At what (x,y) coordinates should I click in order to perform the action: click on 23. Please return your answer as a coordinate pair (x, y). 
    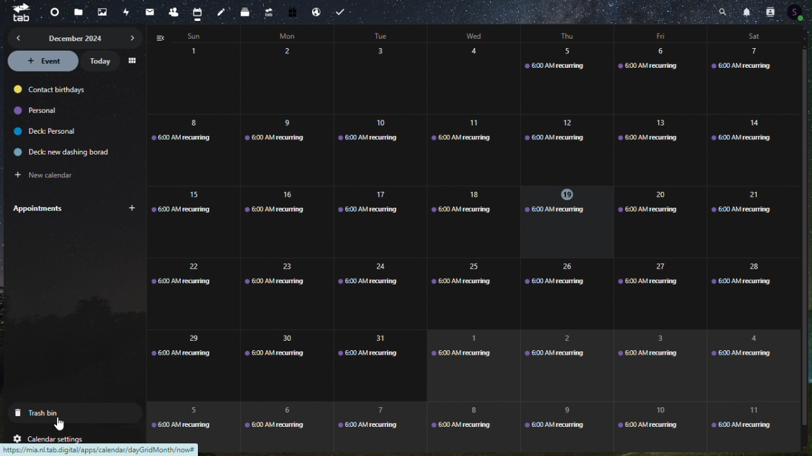
    Looking at the image, I should click on (282, 291).